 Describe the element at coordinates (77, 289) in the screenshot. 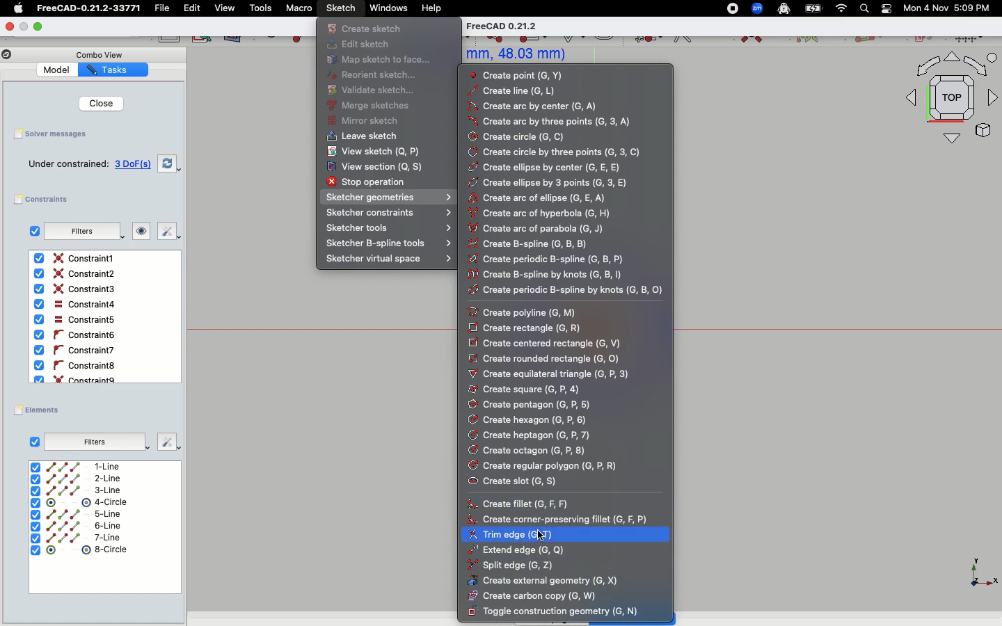

I see `Contraint3` at that location.